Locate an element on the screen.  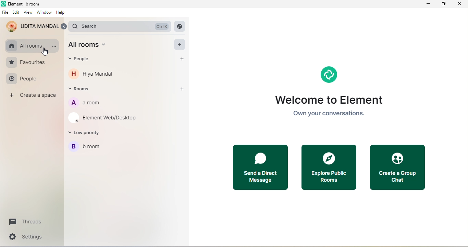
own your conversations is located at coordinates (330, 114).